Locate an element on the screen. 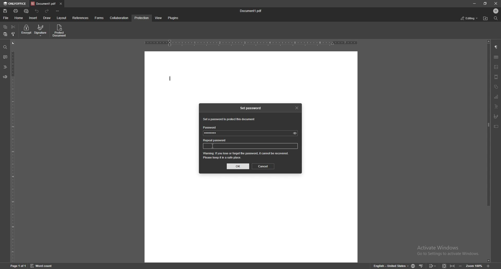 Image resolution: width=501 pixels, height=269 pixels. minimize is located at coordinates (474, 3).